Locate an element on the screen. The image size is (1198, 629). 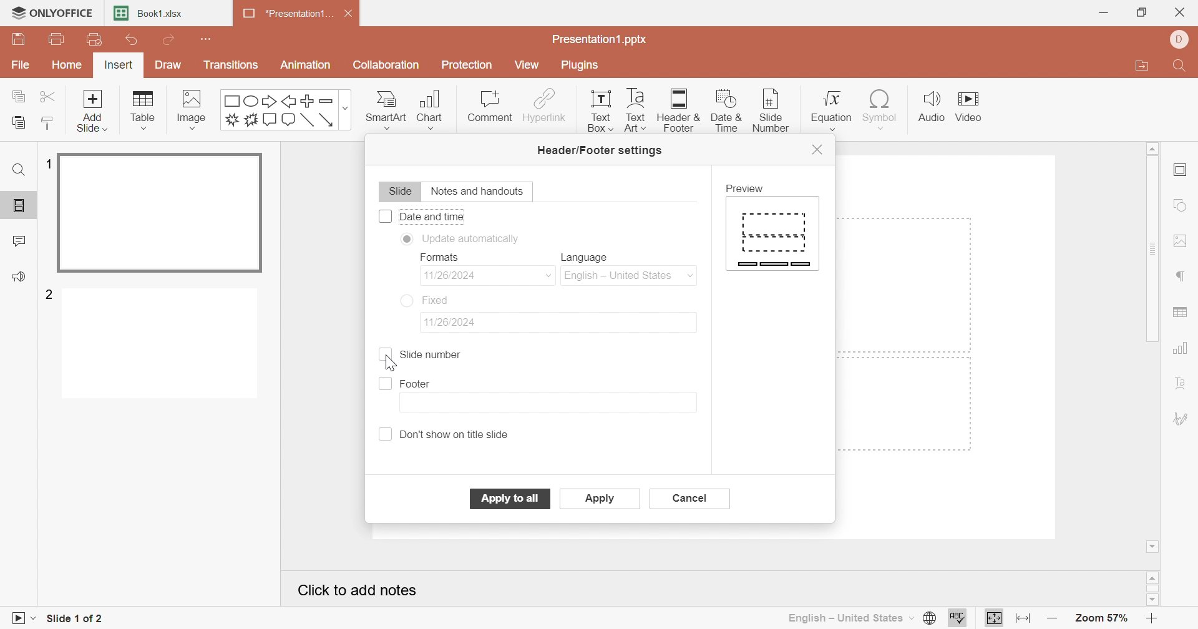
Set document language is located at coordinates (928, 618).